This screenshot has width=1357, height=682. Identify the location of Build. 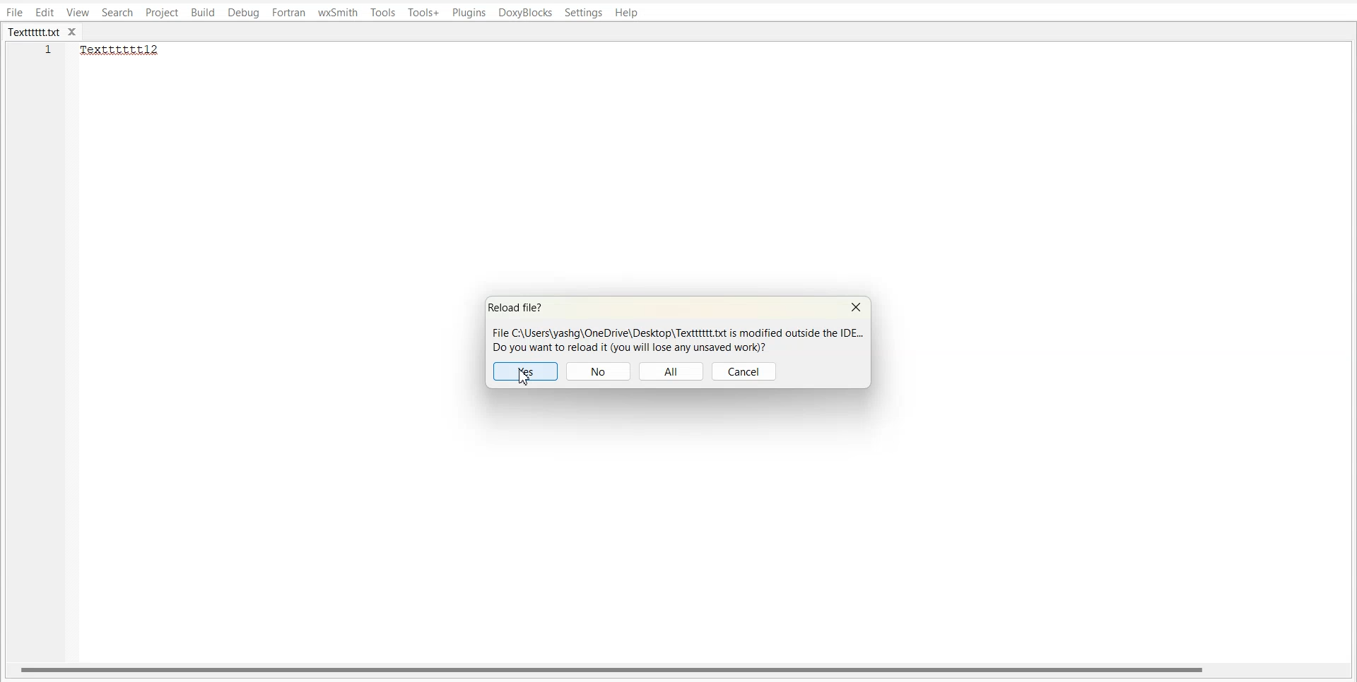
(203, 13).